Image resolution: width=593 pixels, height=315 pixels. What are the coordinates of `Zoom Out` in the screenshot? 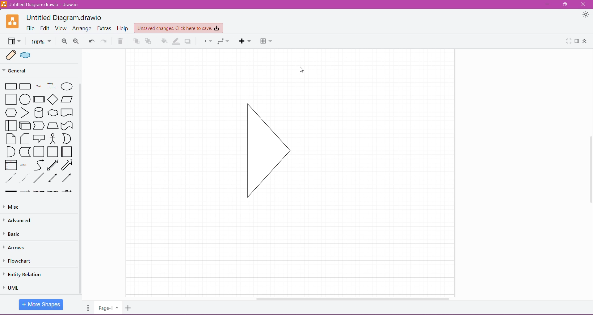 It's located at (75, 41).